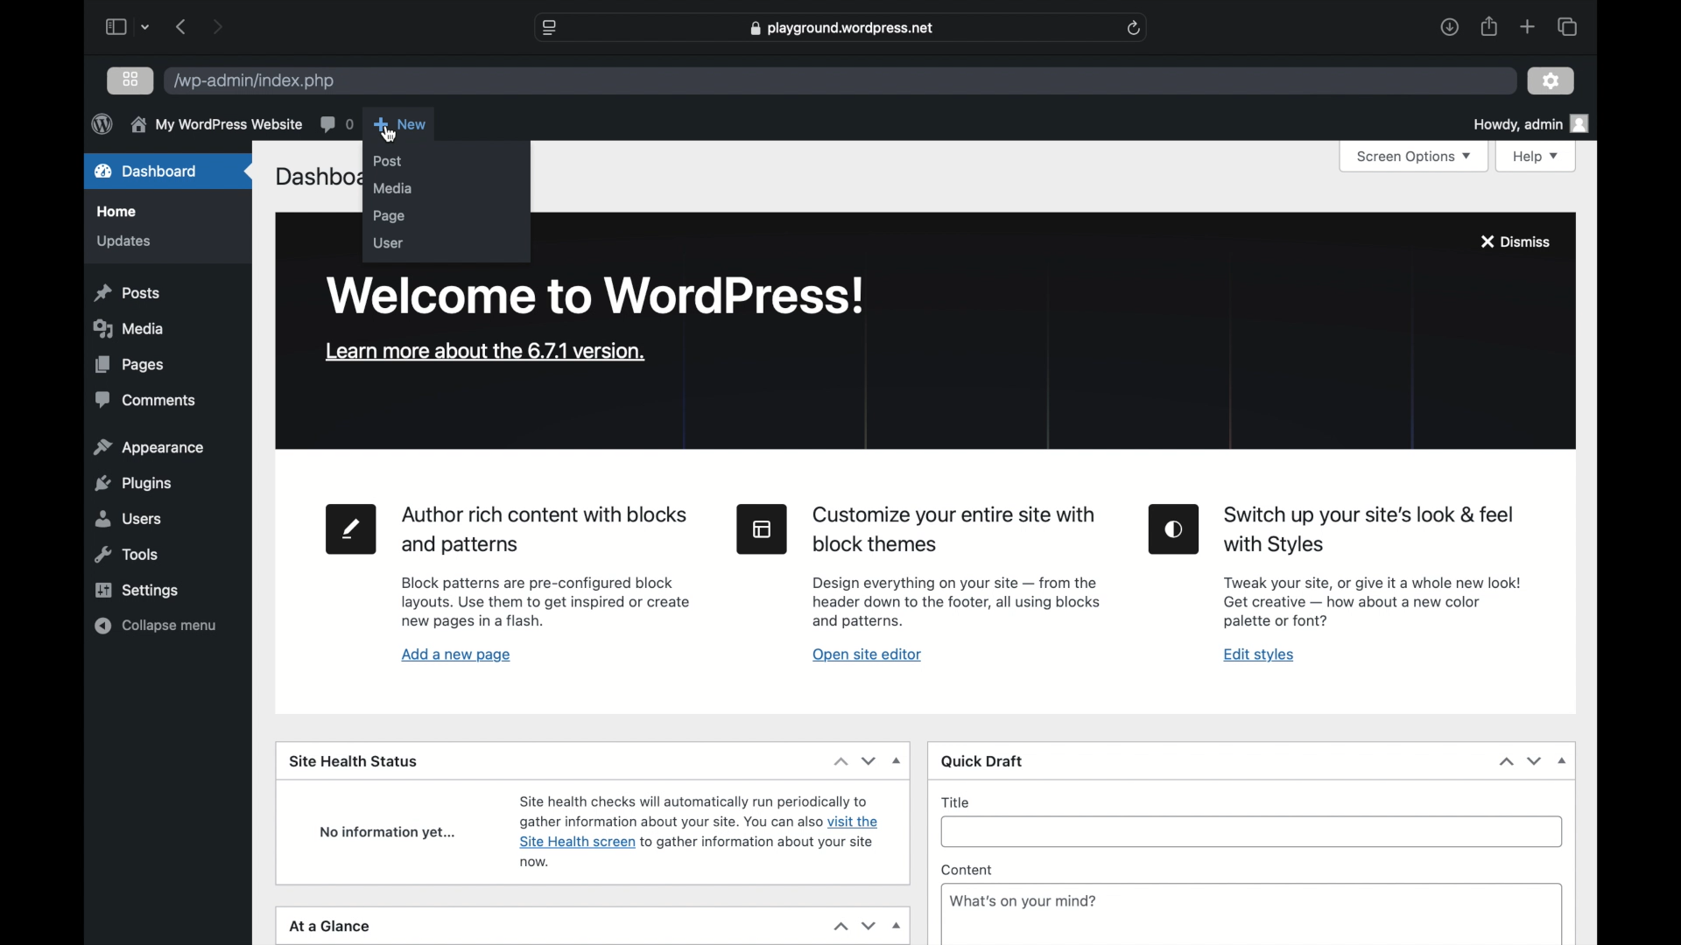 The width and height of the screenshot is (1681, 945). Describe the element at coordinates (125, 241) in the screenshot. I see `updates` at that location.